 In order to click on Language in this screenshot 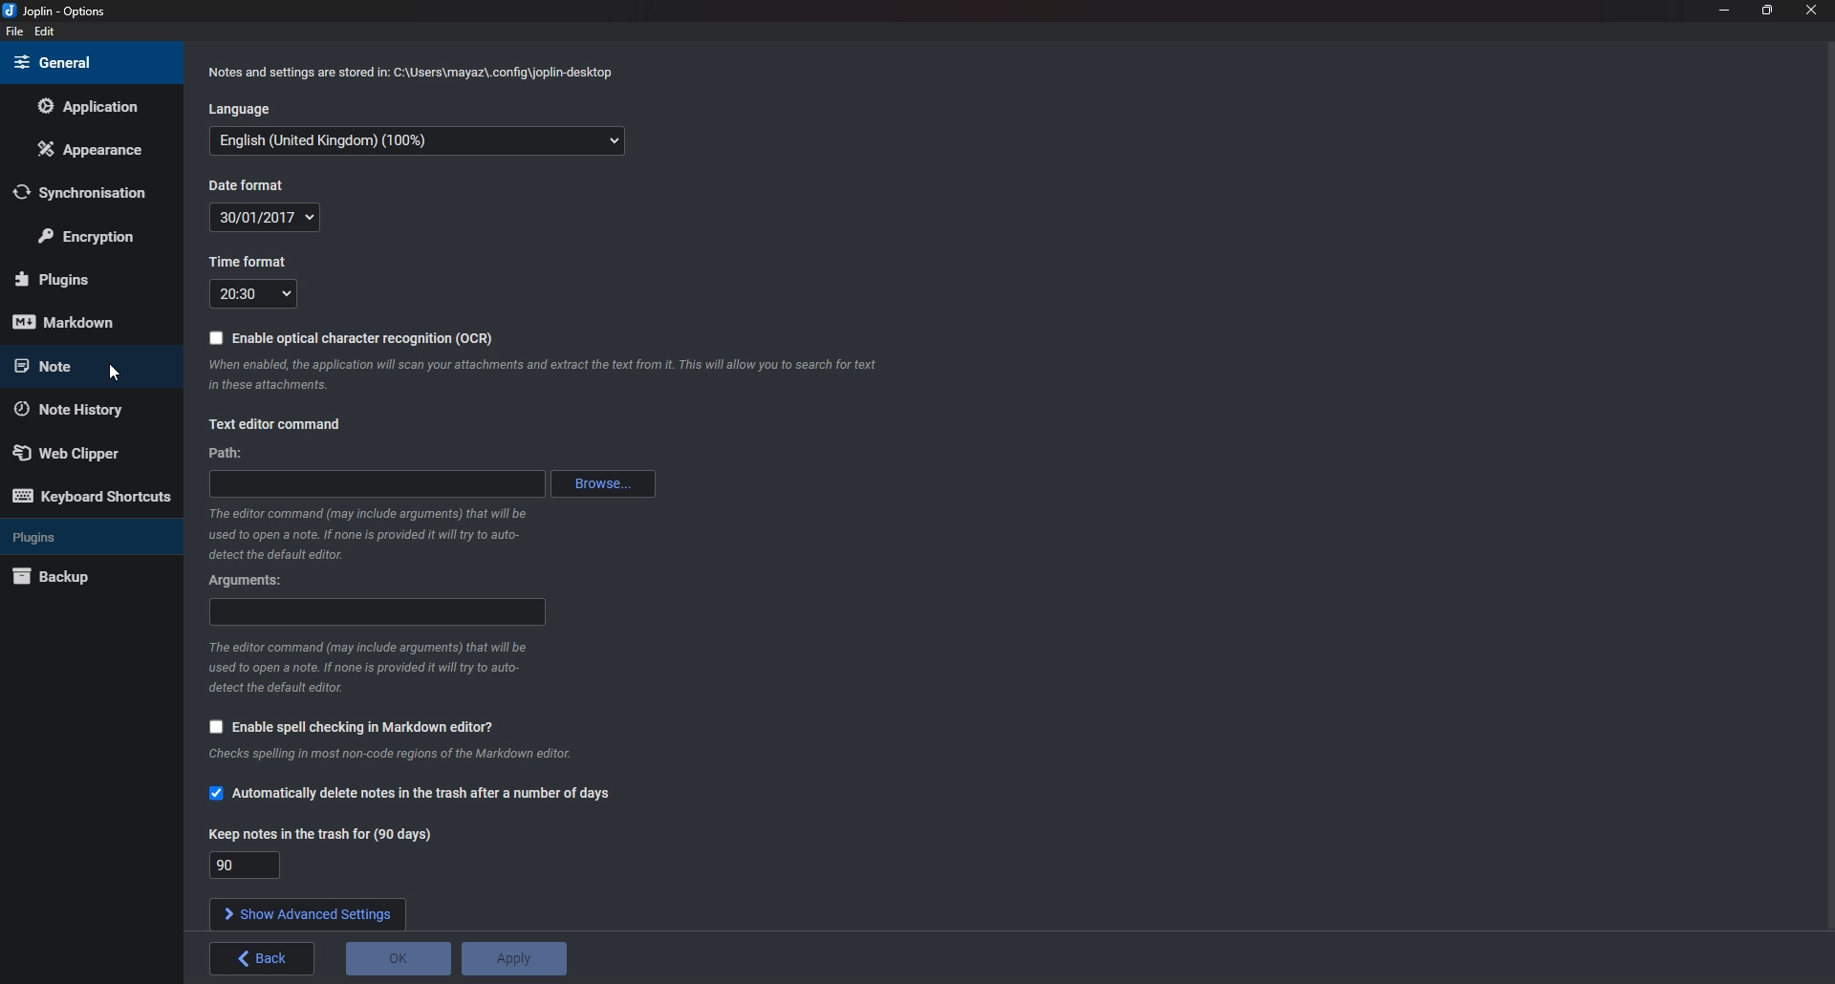, I will do `click(240, 110)`.